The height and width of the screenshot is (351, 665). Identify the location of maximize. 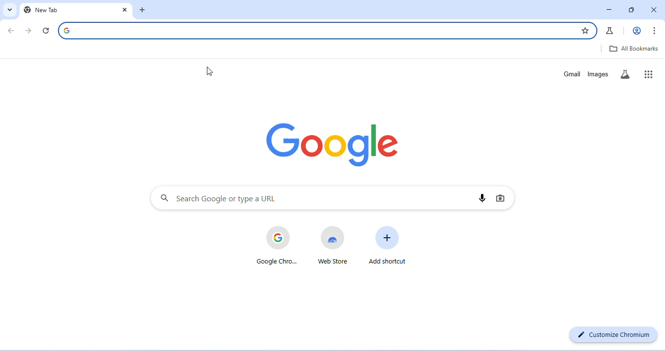
(632, 10).